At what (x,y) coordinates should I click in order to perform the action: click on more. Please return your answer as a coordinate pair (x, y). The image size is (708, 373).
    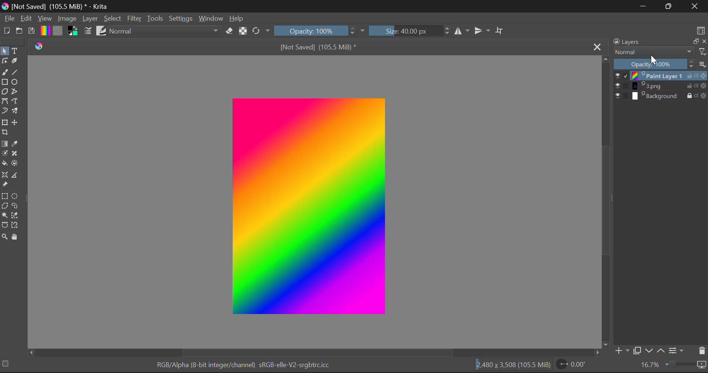
    Looking at the image, I should click on (702, 65).